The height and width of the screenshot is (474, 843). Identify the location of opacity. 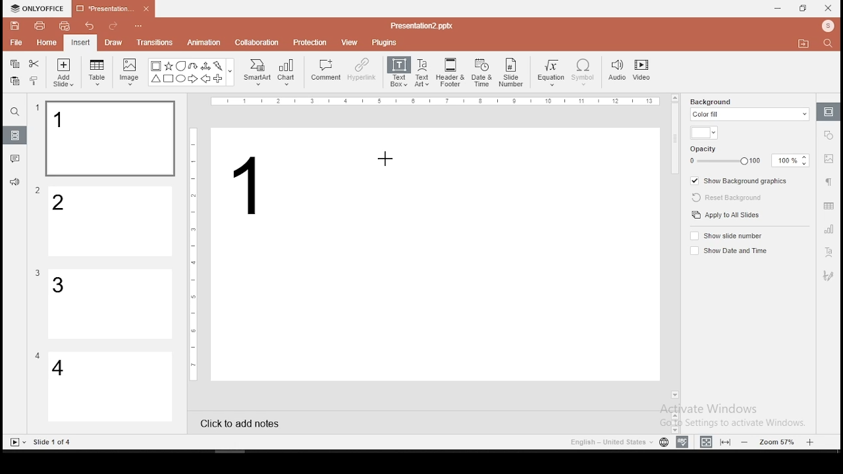
(749, 156).